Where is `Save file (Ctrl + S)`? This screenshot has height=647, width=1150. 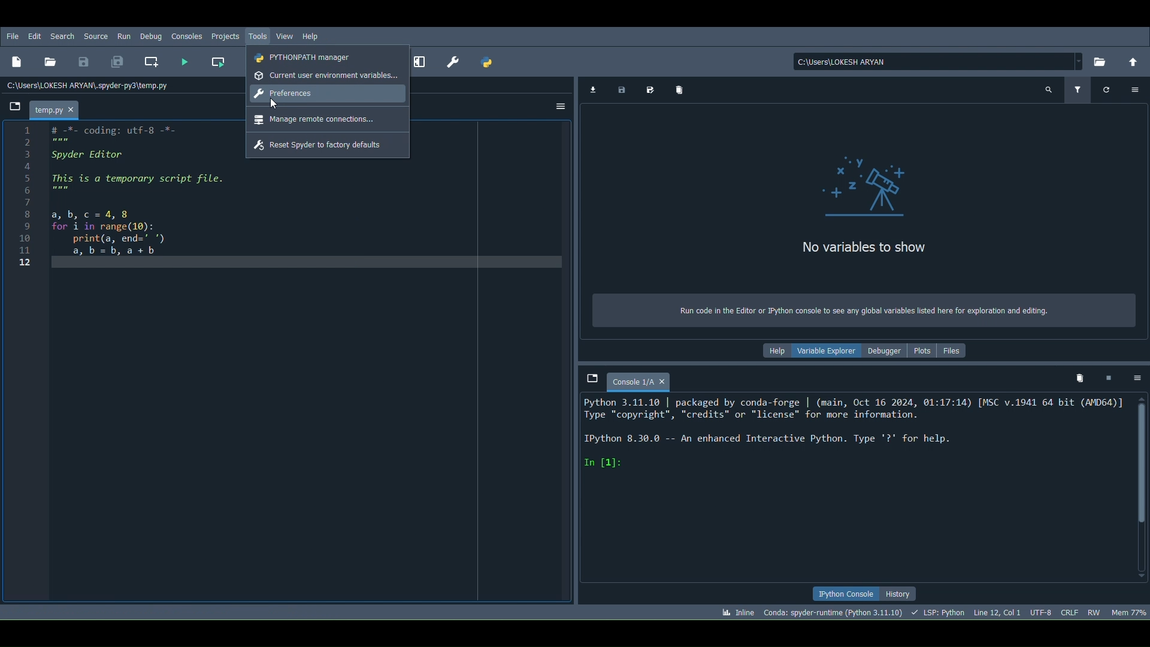
Save file (Ctrl + S) is located at coordinates (84, 62).